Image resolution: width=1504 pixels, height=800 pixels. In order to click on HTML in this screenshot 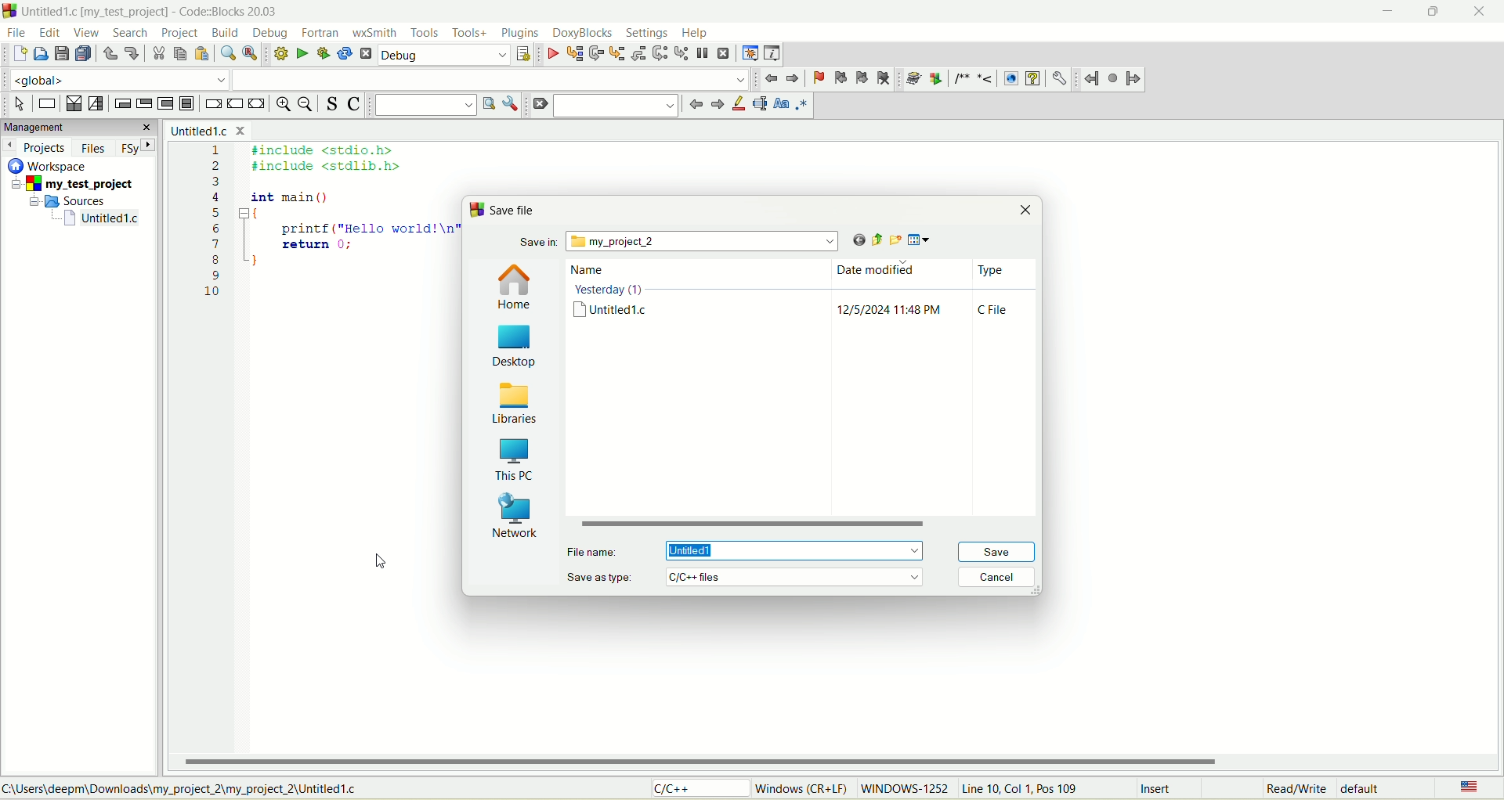, I will do `click(1010, 79)`.